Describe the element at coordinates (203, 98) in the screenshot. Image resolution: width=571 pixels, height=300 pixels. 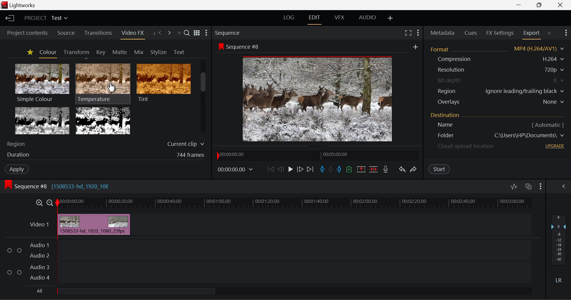
I see `Scroll Bar` at that location.